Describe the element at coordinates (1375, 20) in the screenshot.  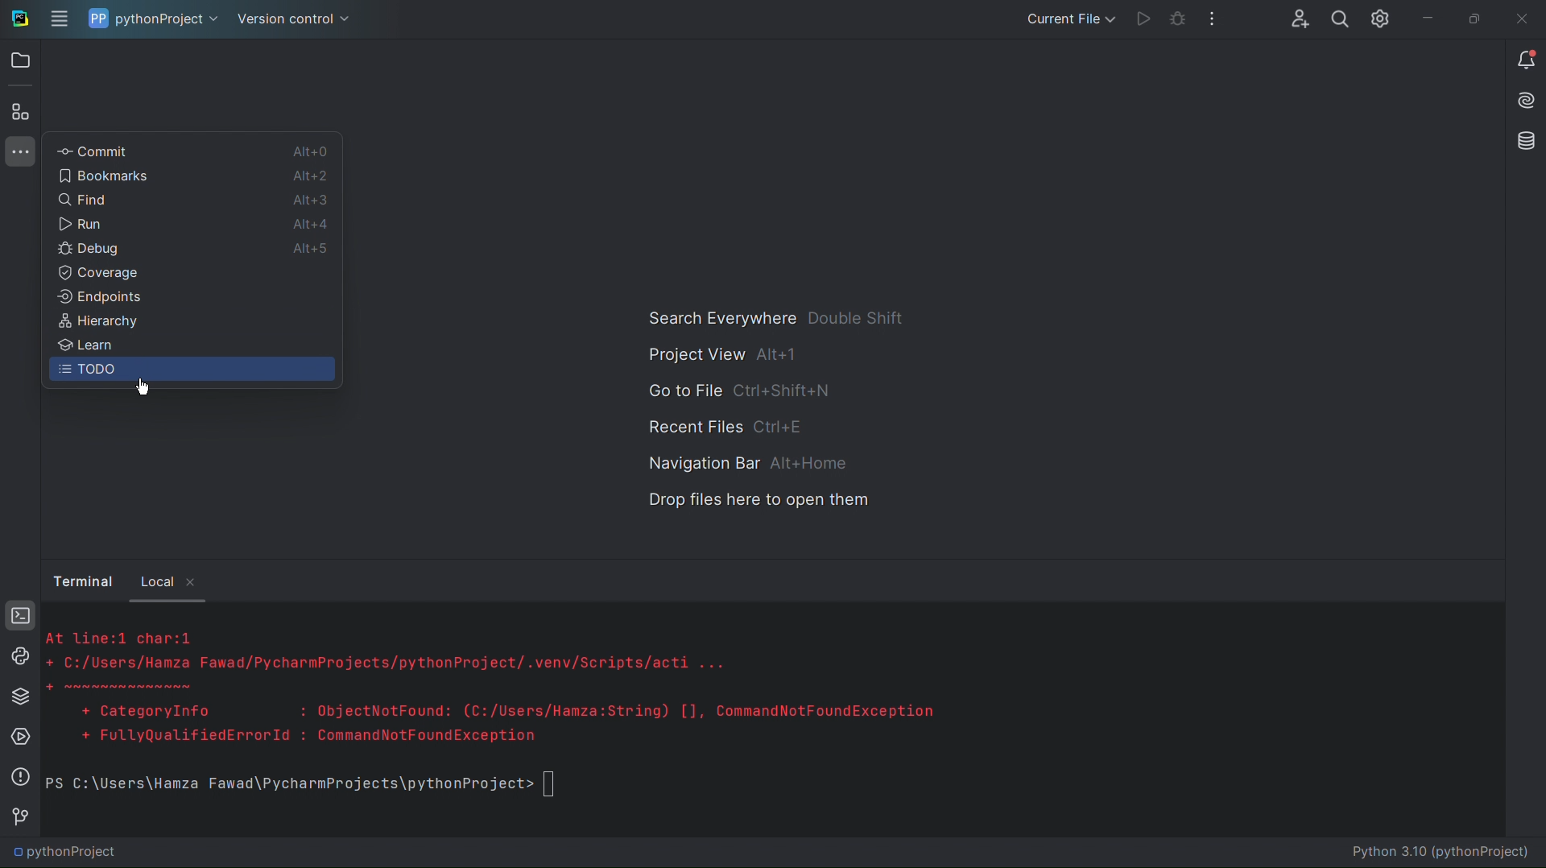
I see `Settings` at that location.